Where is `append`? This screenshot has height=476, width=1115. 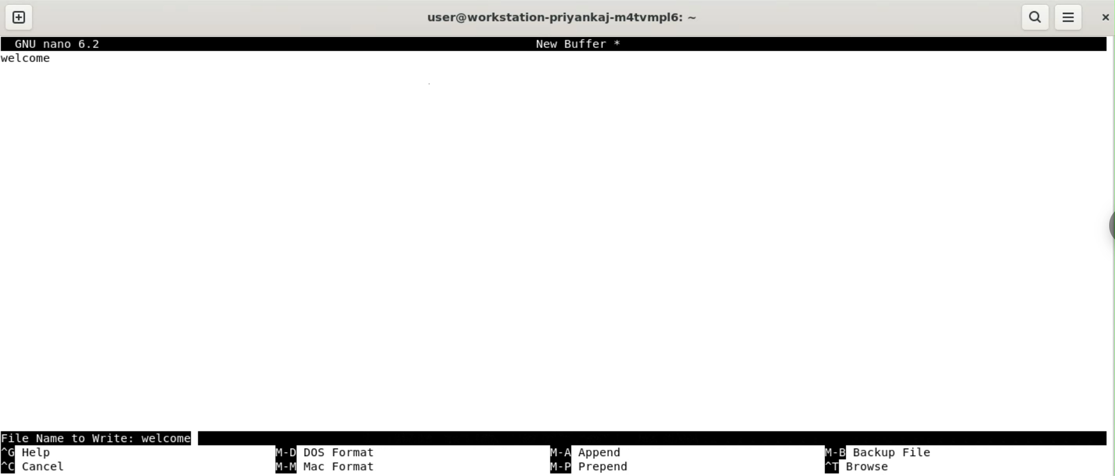 append is located at coordinates (590, 452).